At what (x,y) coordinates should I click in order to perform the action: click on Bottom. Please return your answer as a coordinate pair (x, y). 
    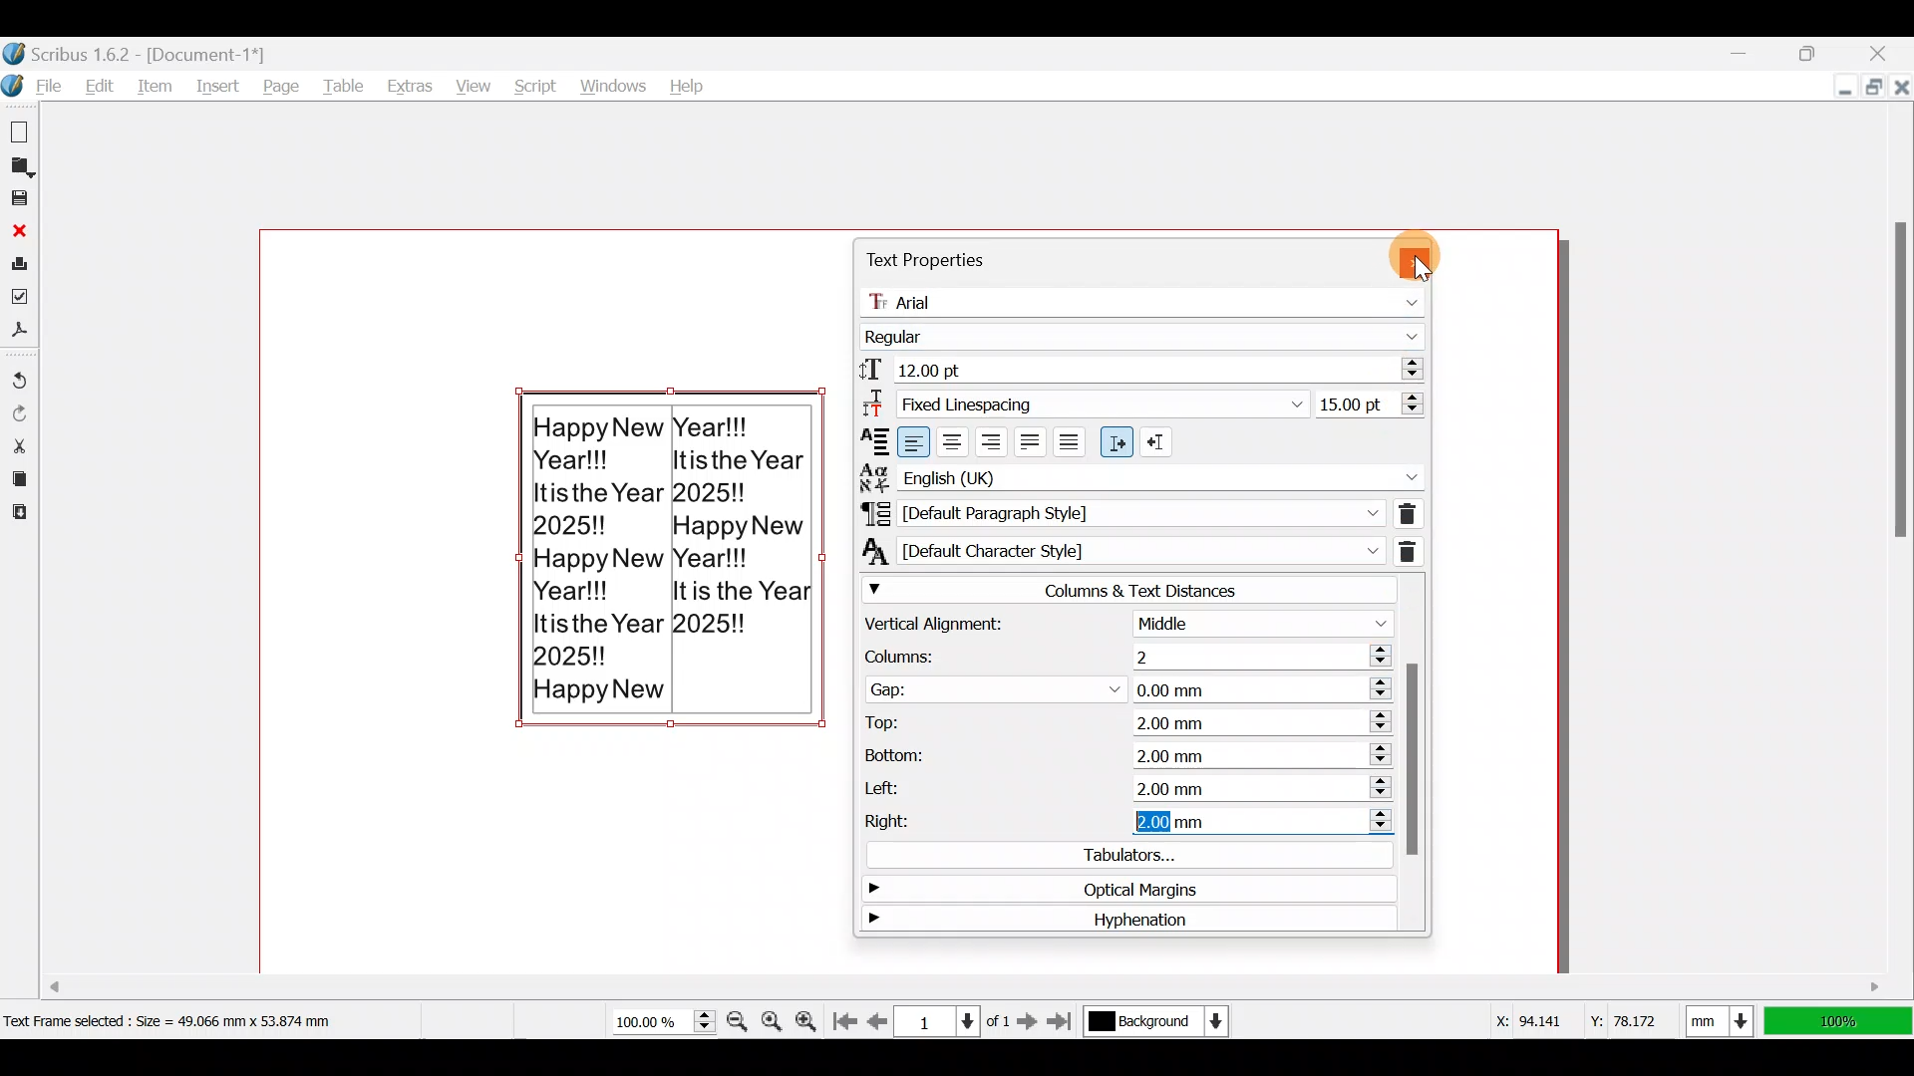
    Looking at the image, I should click on (1125, 752).